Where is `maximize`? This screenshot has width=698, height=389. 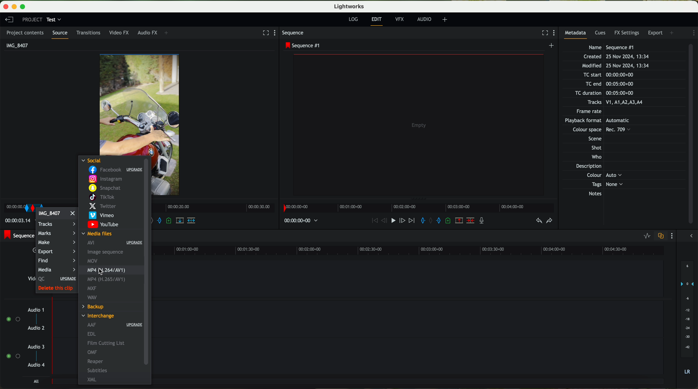 maximize is located at coordinates (26, 6).